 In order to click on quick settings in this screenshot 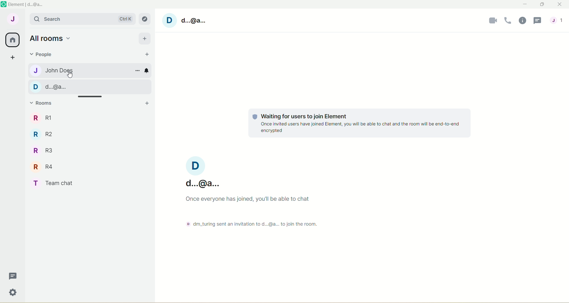, I will do `click(12, 293)`.